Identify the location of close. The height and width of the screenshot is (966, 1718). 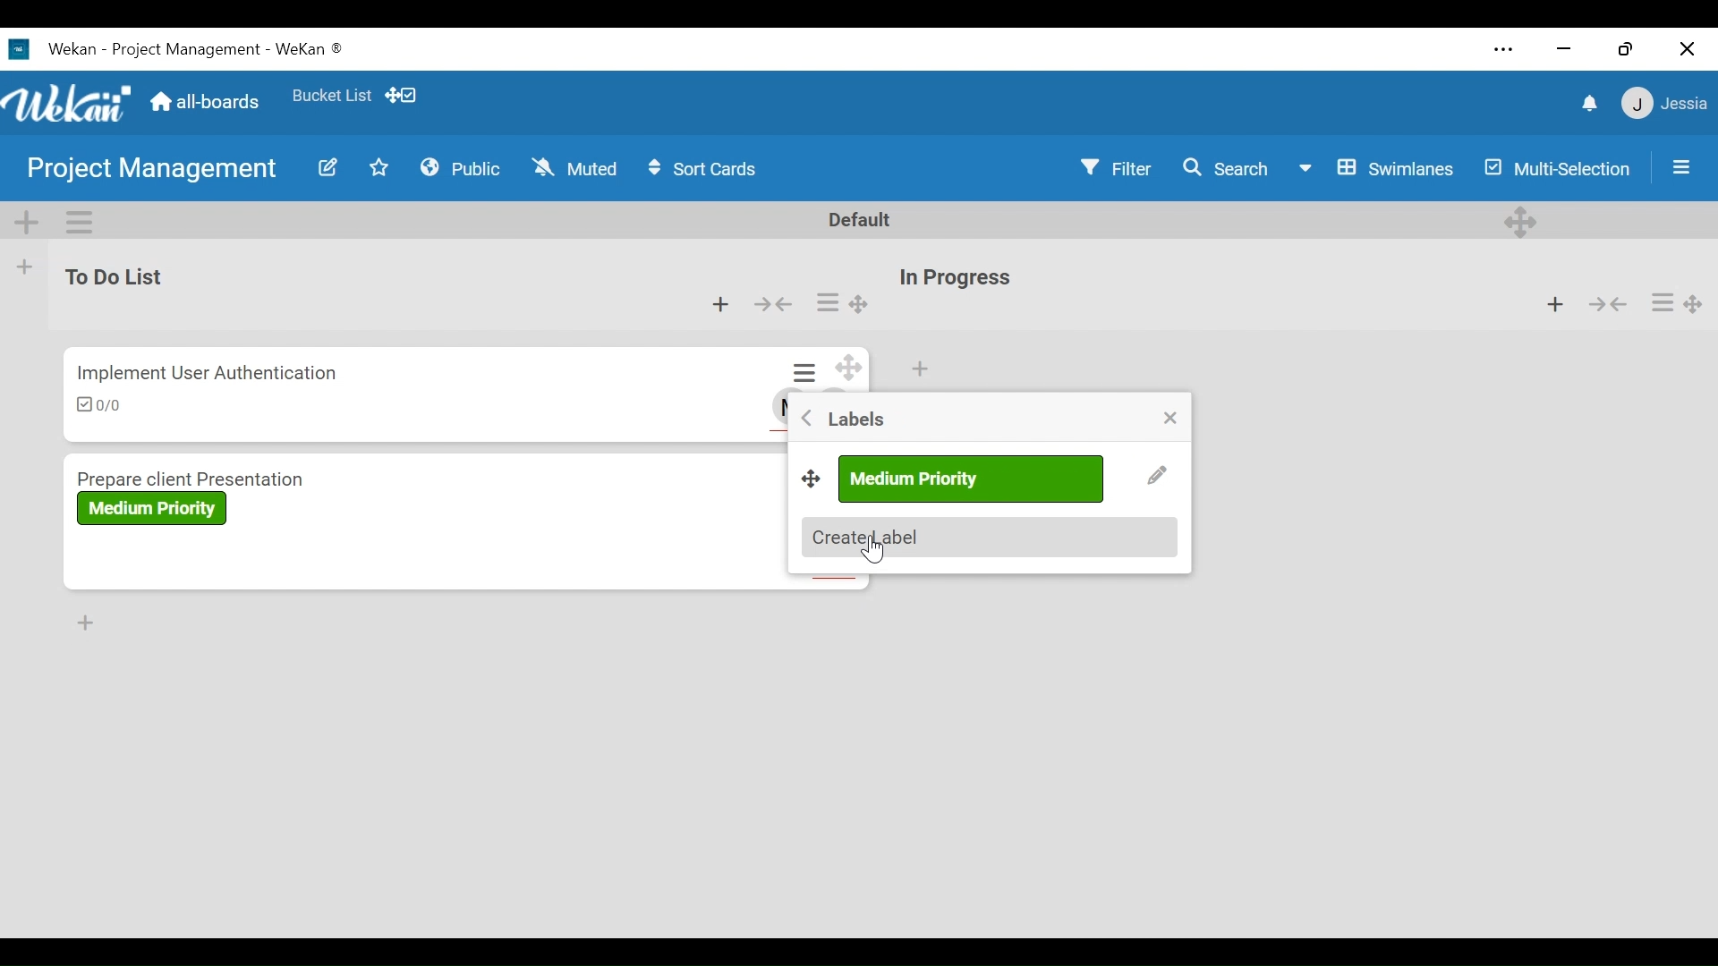
(1173, 415).